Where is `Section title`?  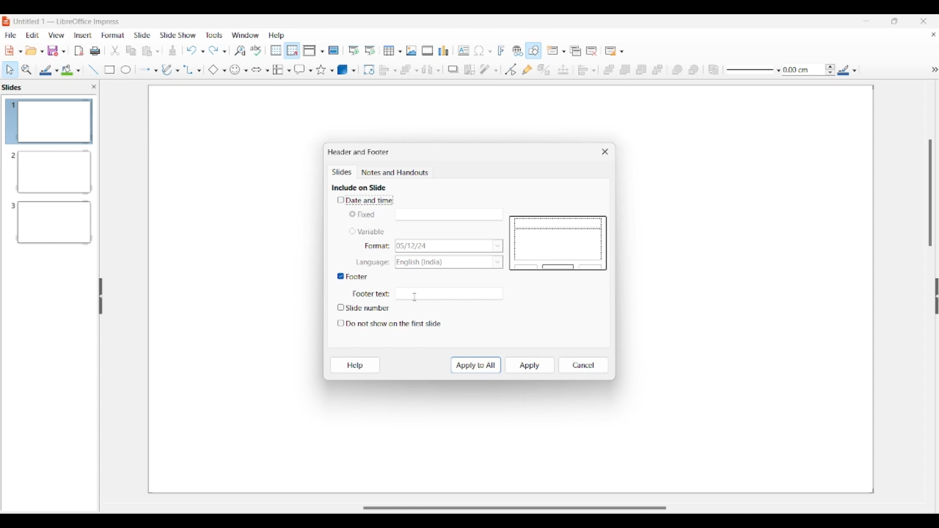
Section title is located at coordinates (358, 187).